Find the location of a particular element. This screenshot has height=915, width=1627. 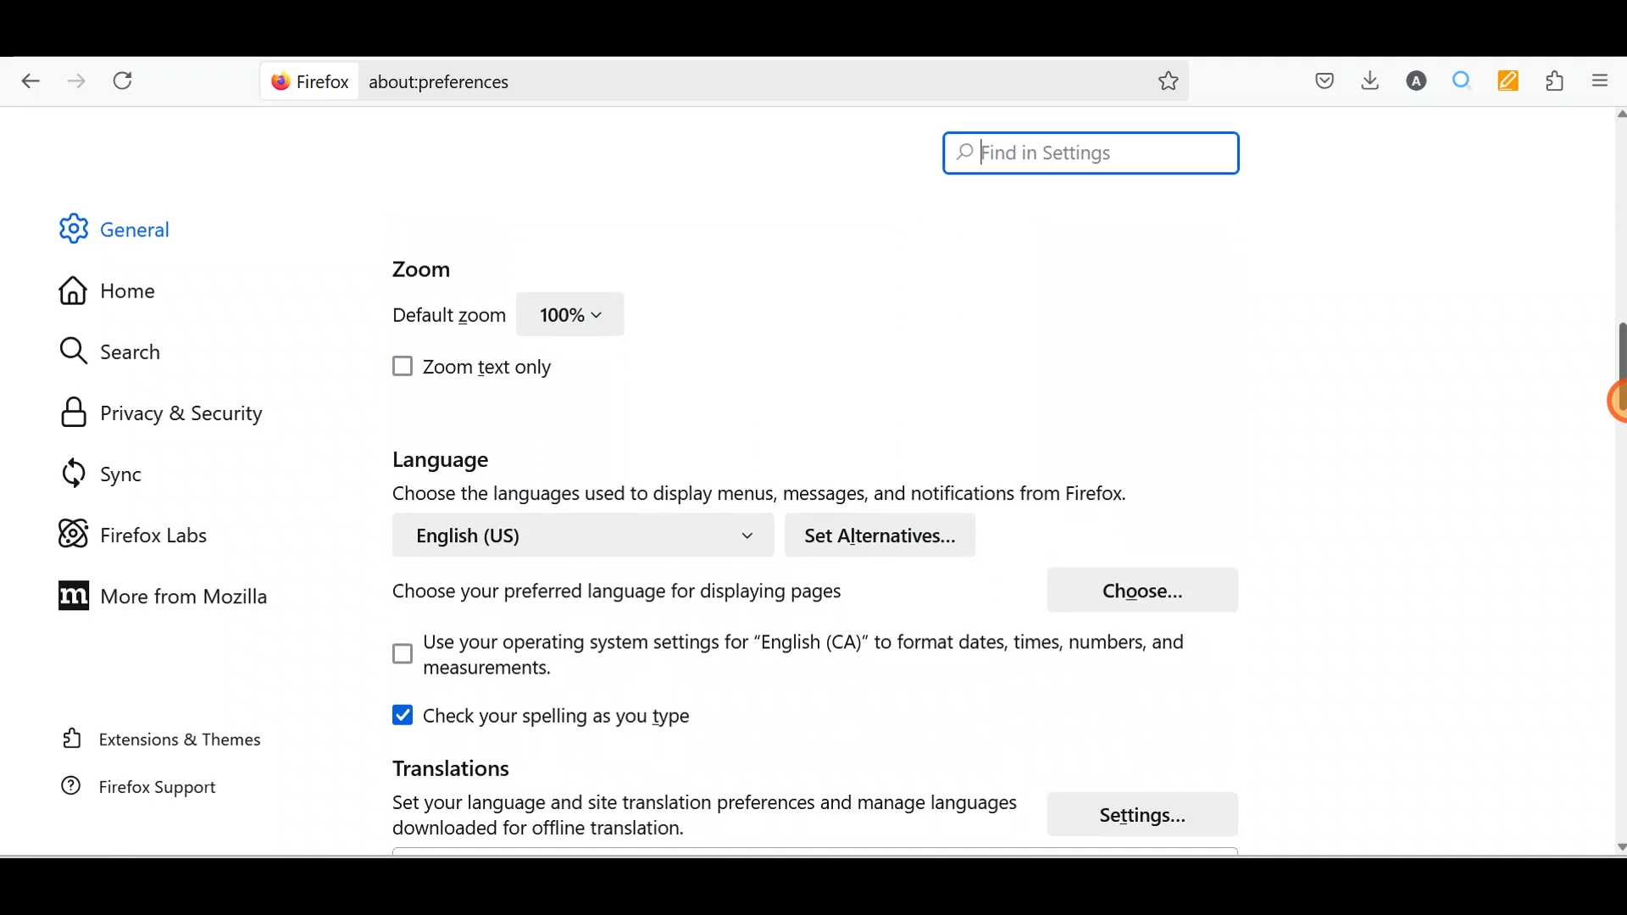

Multi keywords highlighter is located at coordinates (1513, 82).